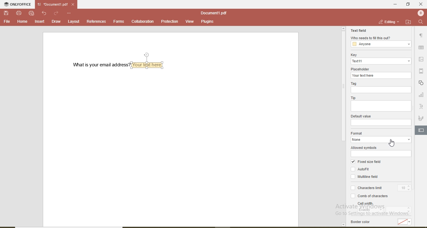 The image size is (427, 228). I want to click on default value, so click(360, 116).